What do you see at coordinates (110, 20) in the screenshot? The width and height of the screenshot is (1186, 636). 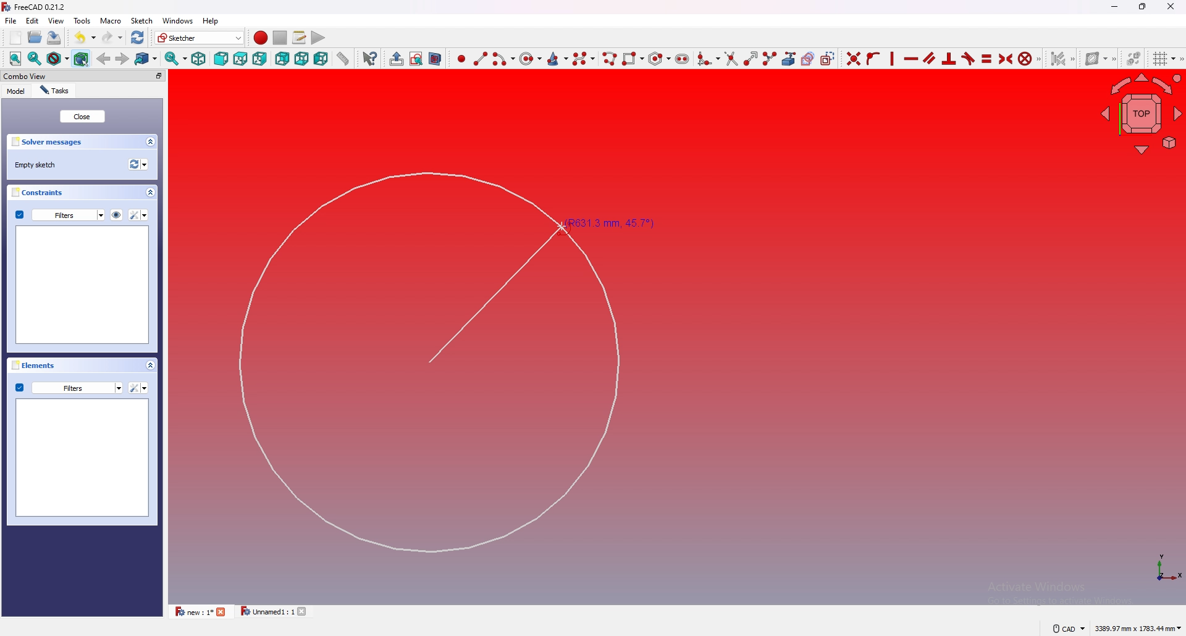 I see `macro` at bounding box center [110, 20].